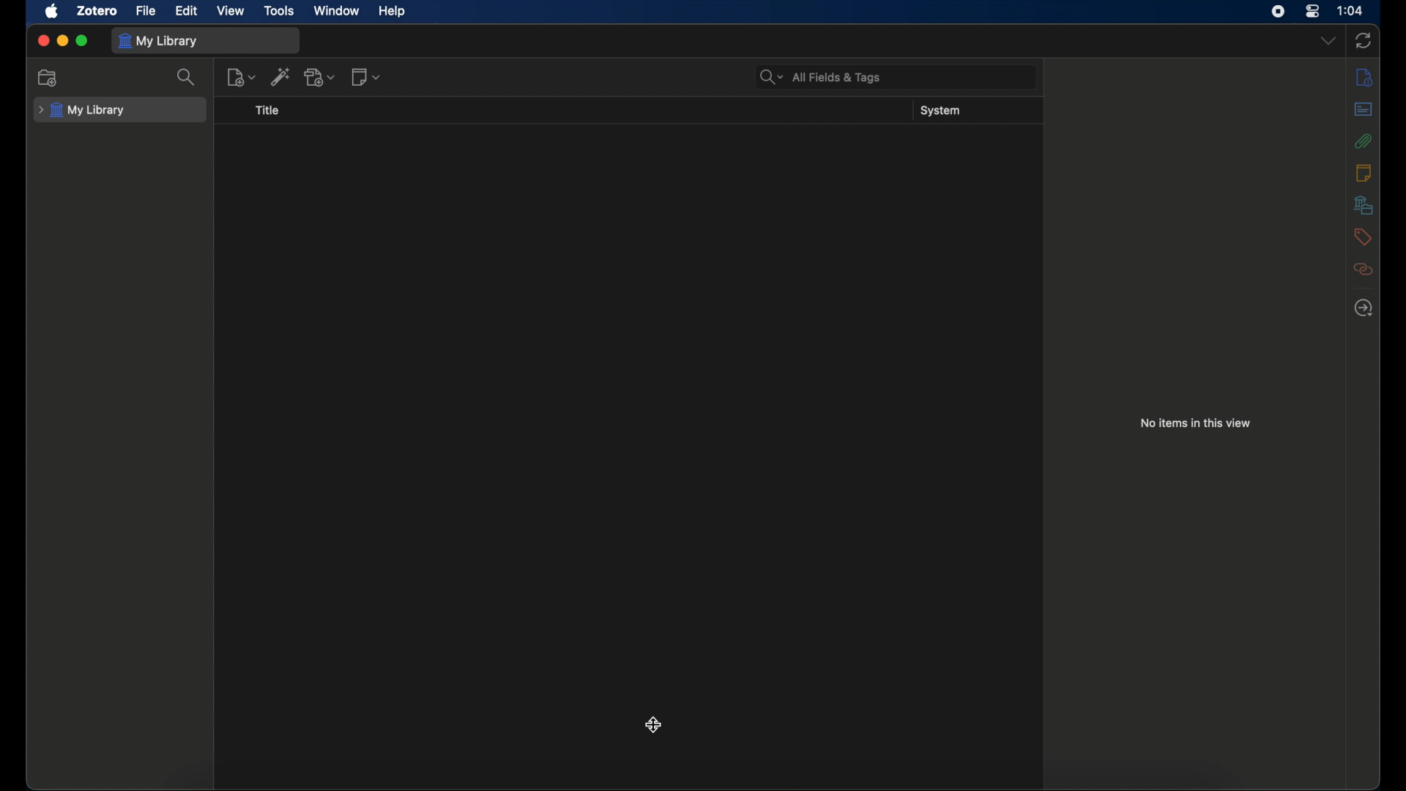  What do you see at coordinates (186, 10) in the screenshot?
I see `edit` at bounding box center [186, 10].